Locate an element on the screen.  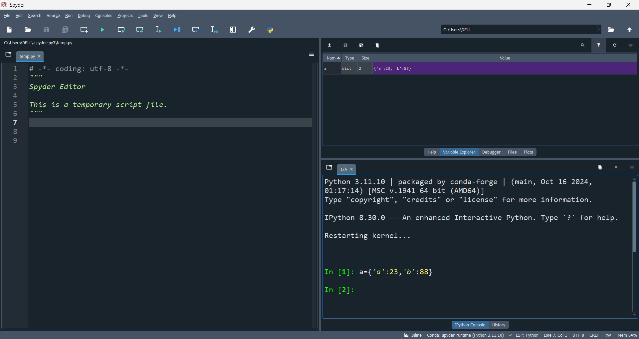
viewn is located at coordinates (158, 15).